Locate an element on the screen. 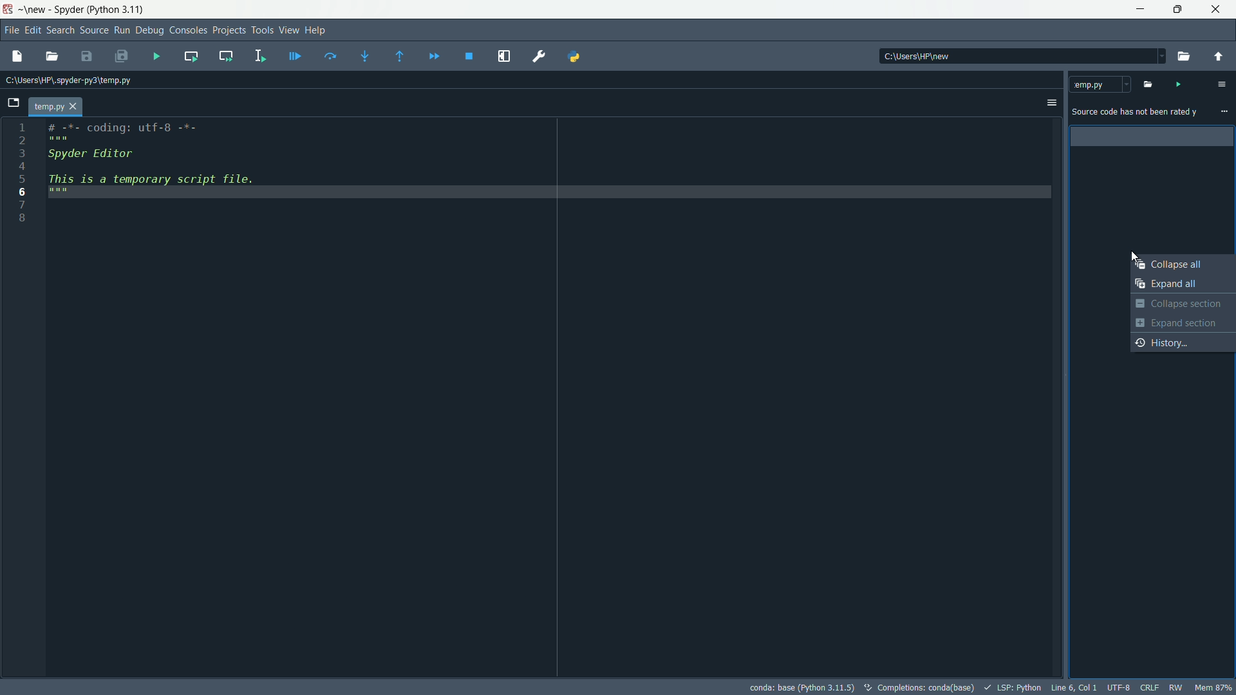  app name is located at coordinates (65, 10).